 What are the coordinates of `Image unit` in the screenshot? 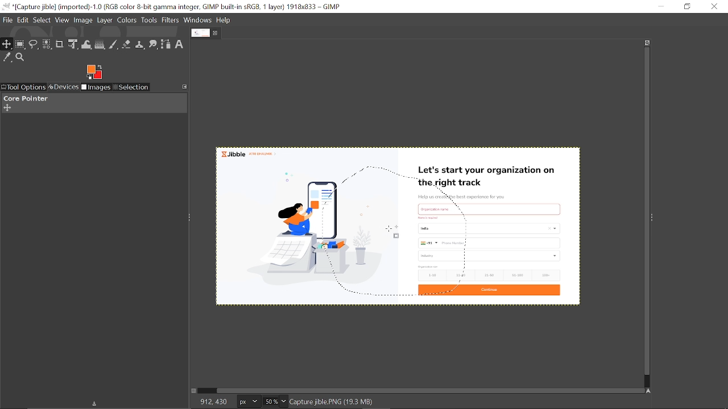 It's located at (249, 402).